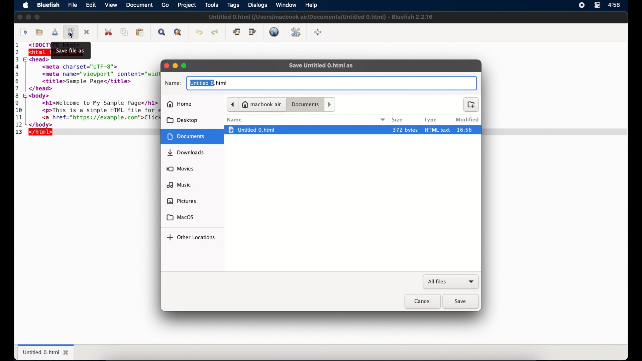 This screenshot has width=642, height=361. I want to click on name:, so click(173, 84).